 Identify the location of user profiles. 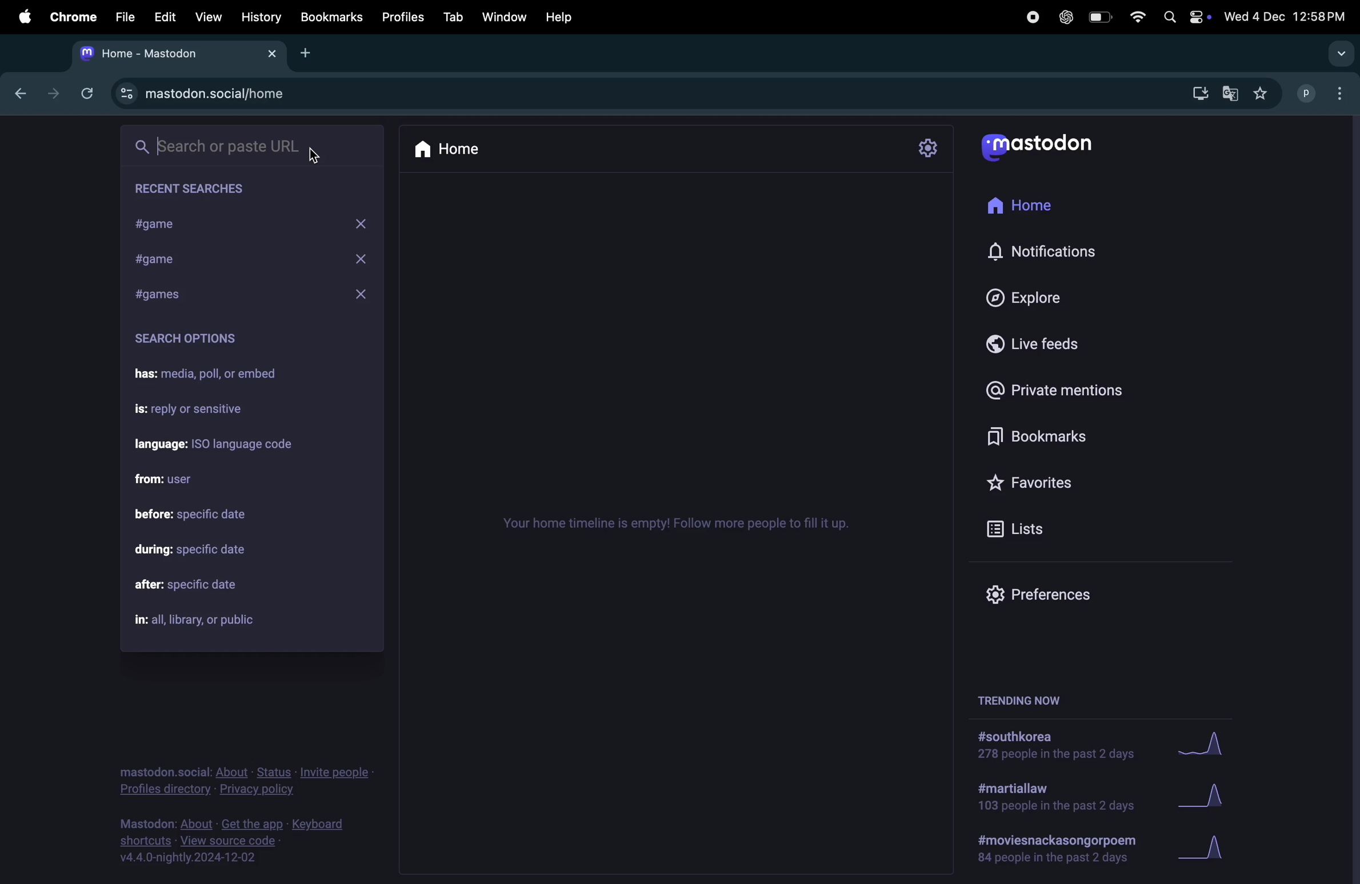
(1321, 93).